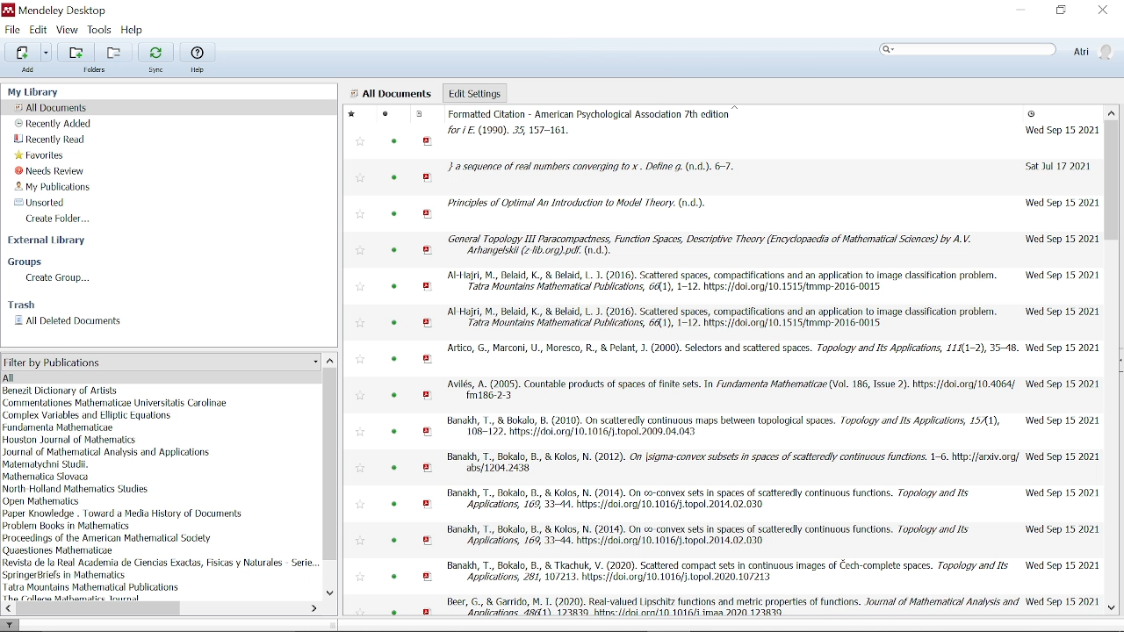  What do you see at coordinates (32, 70) in the screenshot?
I see `Add` at bounding box center [32, 70].